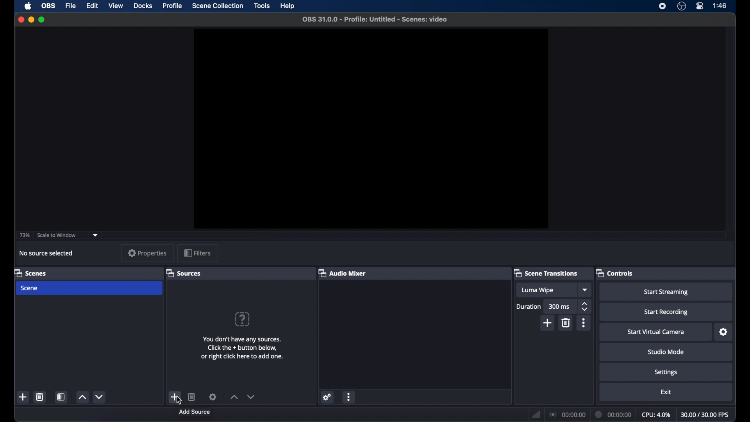 The image size is (750, 422). What do you see at coordinates (251, 397) in the screenshot?
I see `decrement` at bounding box center [251, 397].